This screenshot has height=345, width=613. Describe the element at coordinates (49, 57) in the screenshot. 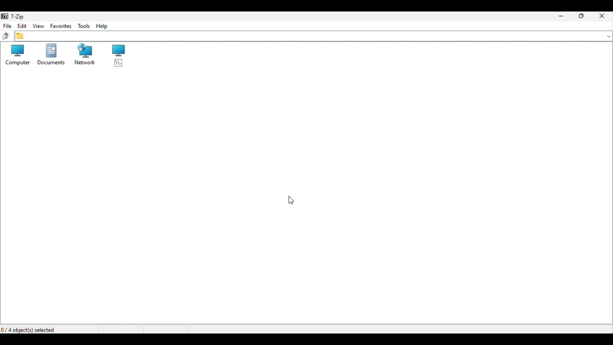

I see `Documents` at that location.